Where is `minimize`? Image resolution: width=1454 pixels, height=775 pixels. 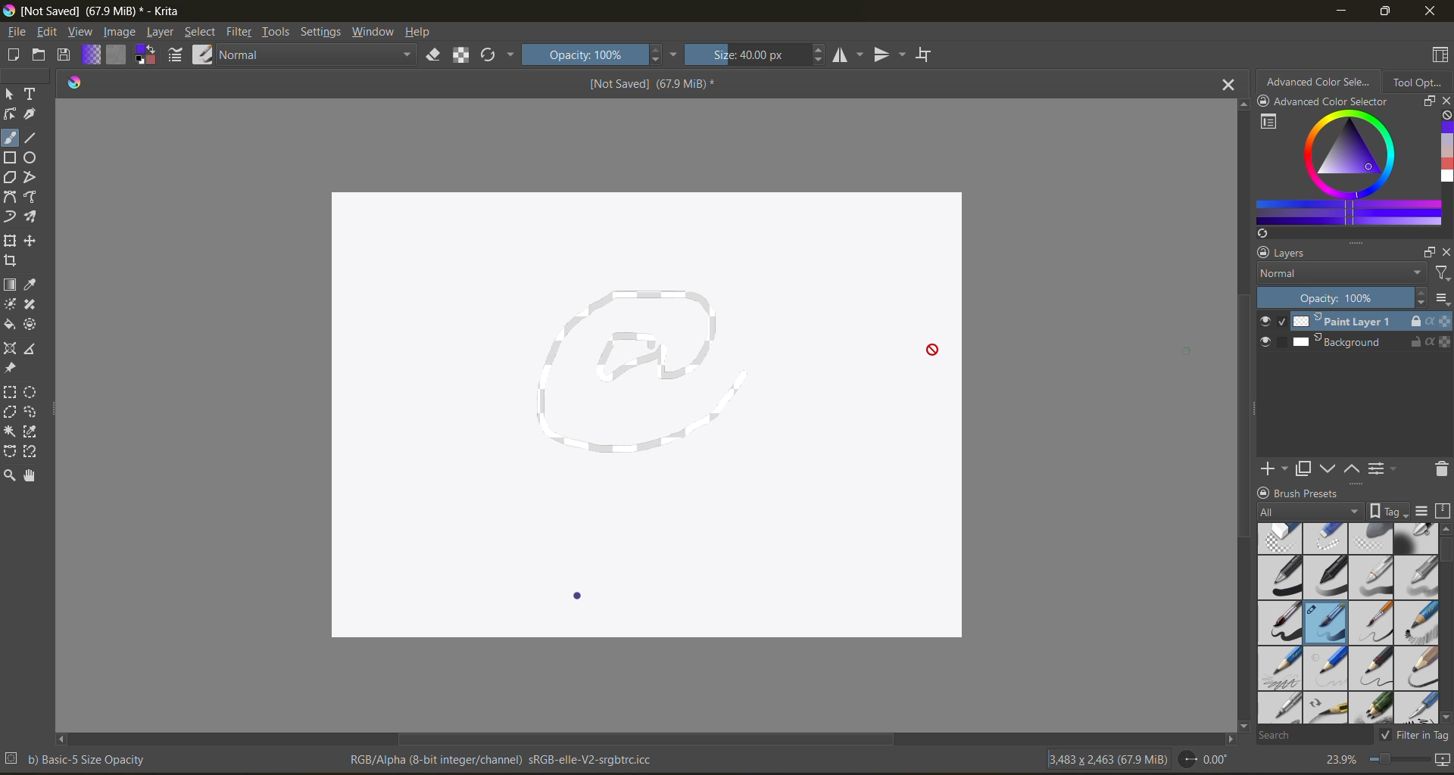
minimize is located at coordinates (1343, 12).